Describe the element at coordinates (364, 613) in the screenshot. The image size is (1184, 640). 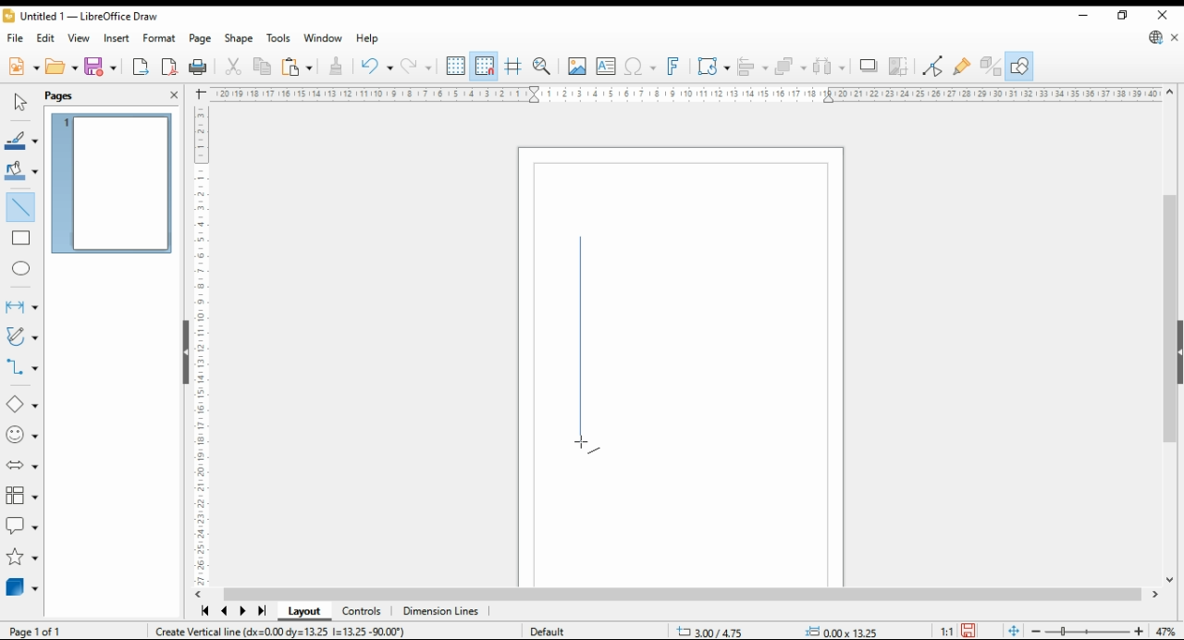
I see `controls` at that location.